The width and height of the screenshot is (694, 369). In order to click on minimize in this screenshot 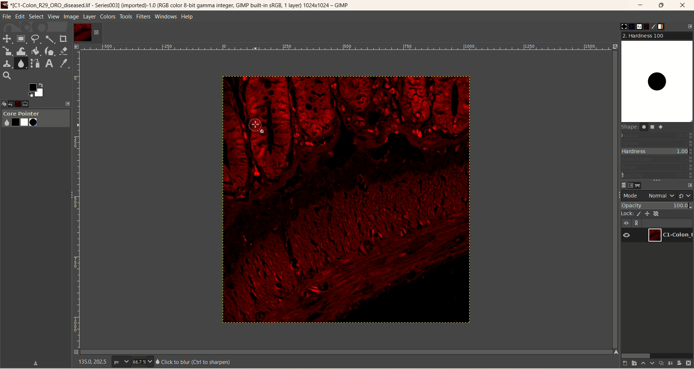, I will do `click(641, 6)`.